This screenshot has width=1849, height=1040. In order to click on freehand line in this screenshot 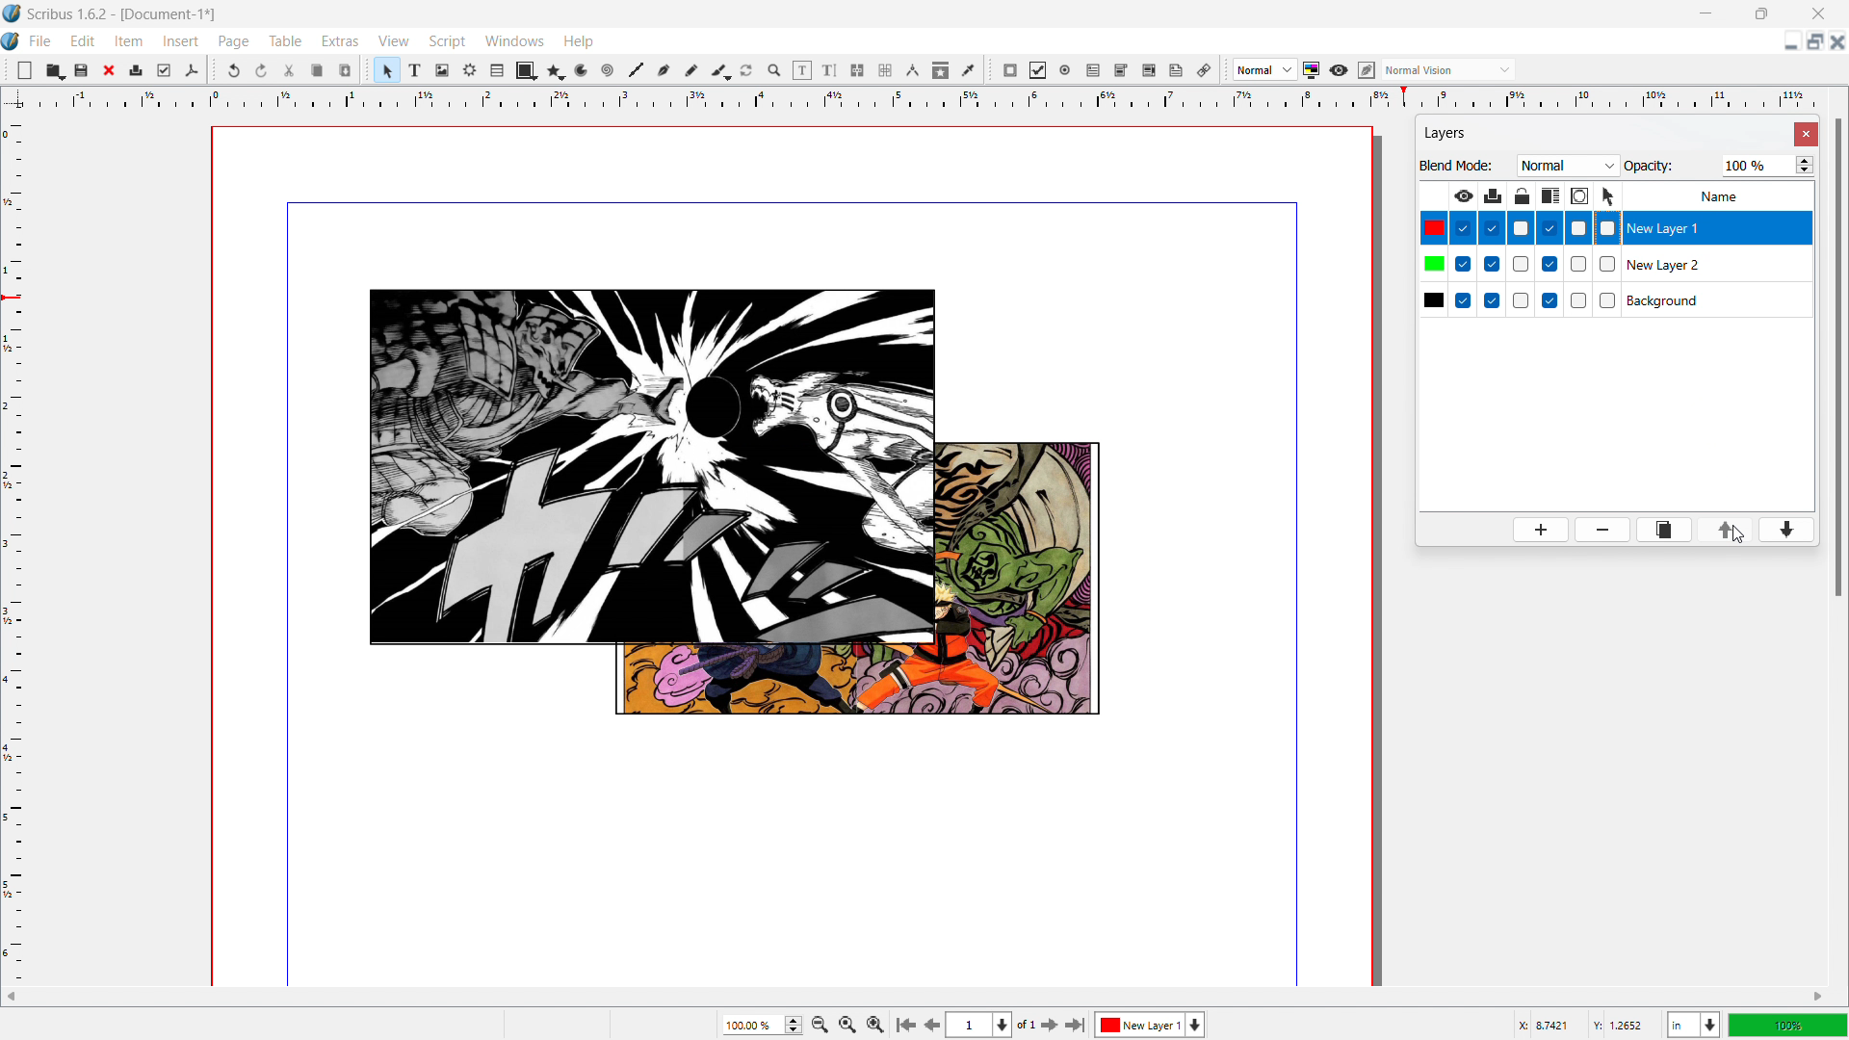, I will do `click(691, 71)`.